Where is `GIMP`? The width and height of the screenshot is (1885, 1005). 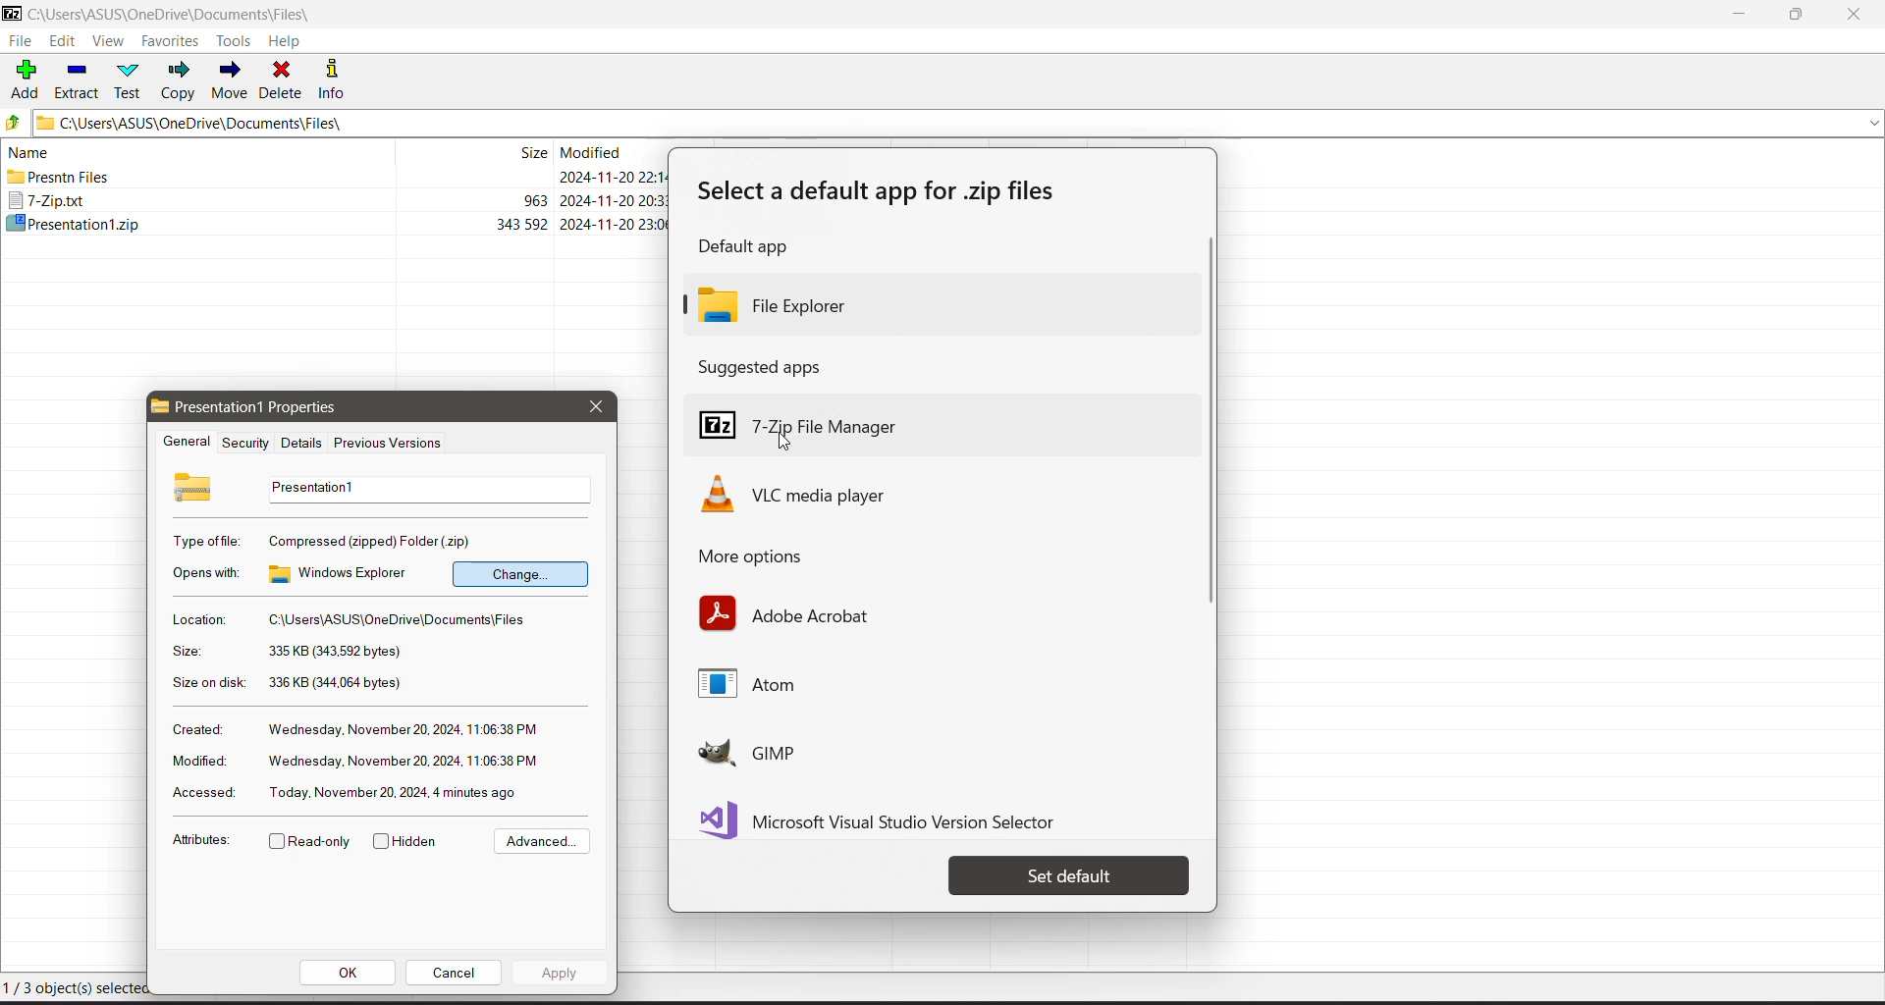
GIMP is located at coordinates (809, 753).